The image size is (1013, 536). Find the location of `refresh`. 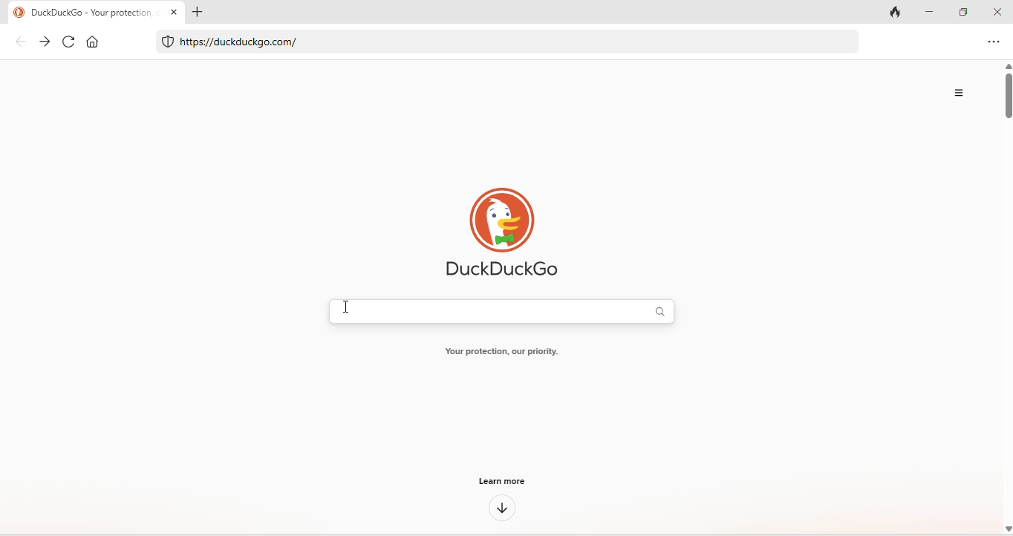

refresh is located at coordinates (69, 41).